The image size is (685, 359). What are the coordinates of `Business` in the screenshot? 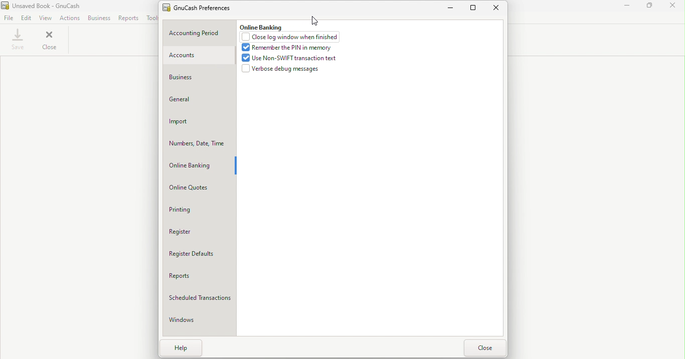 It's located at (199, 77).